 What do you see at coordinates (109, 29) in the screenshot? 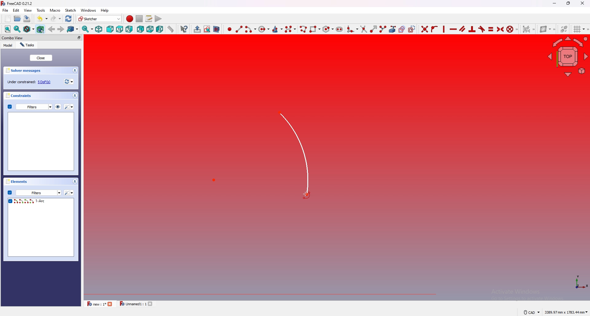
I see `front` at bounding box center [109, 29].